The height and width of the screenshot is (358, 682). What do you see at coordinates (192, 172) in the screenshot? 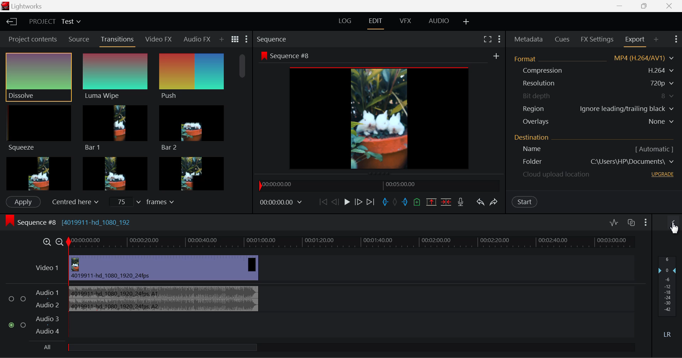
I see `Box 3` at bounding box center [192, 172].